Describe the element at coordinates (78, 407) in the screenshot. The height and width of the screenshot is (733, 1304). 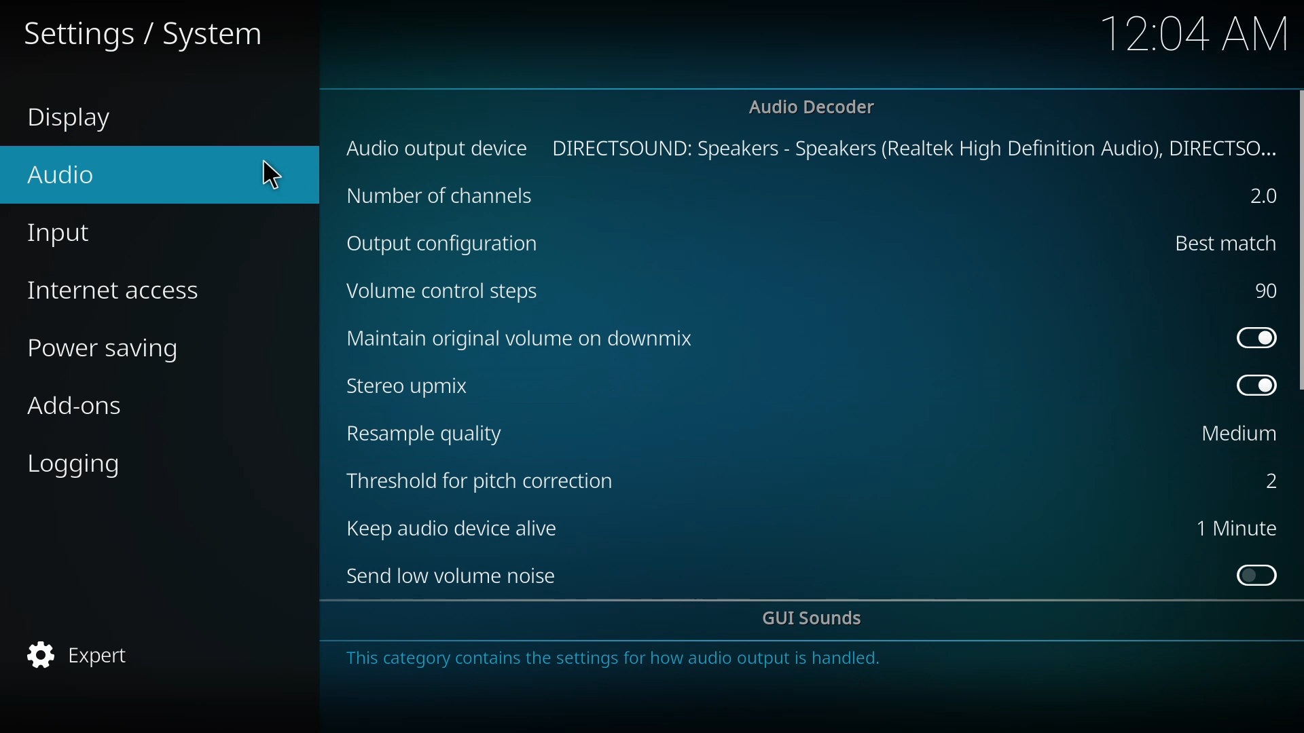
I see `add-ons` at that location.